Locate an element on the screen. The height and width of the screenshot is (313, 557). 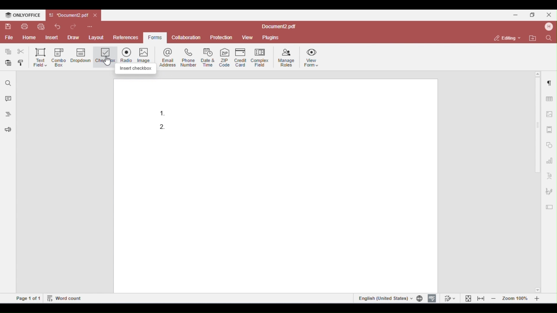
print preview is located at coordinates (41, 27).